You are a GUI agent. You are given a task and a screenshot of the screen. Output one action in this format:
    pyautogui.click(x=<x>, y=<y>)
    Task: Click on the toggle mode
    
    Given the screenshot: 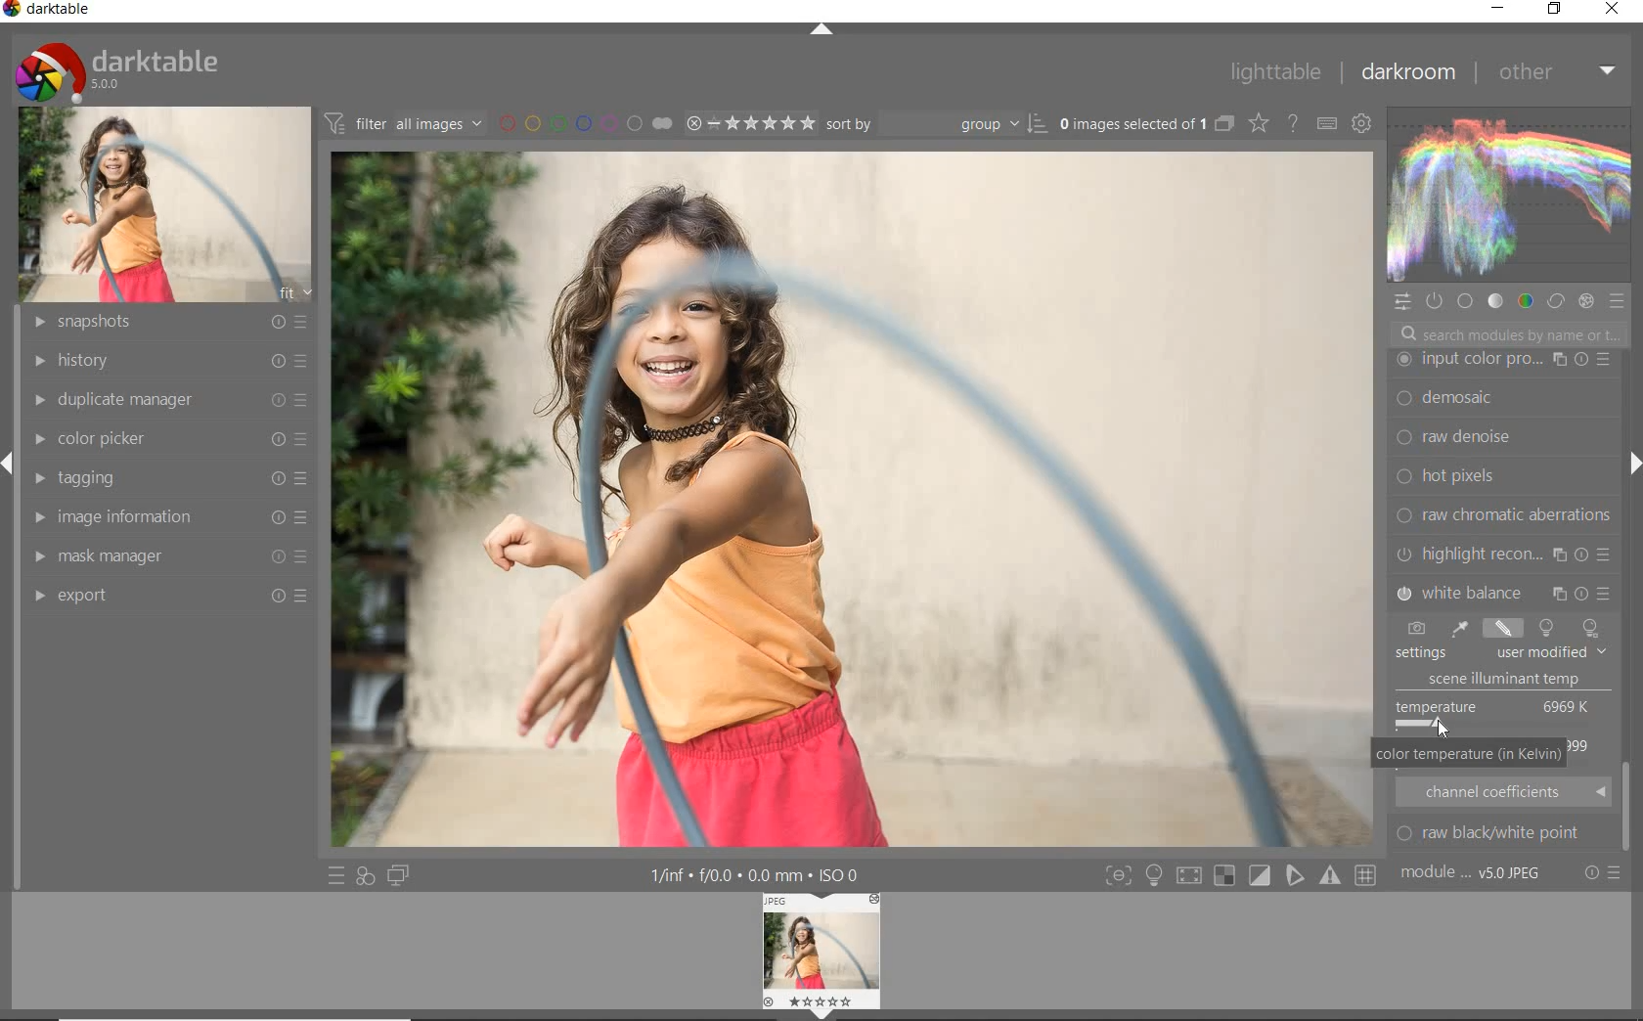 What is the action you would take?
    pyautogui.click(x=1117, y=875)
    